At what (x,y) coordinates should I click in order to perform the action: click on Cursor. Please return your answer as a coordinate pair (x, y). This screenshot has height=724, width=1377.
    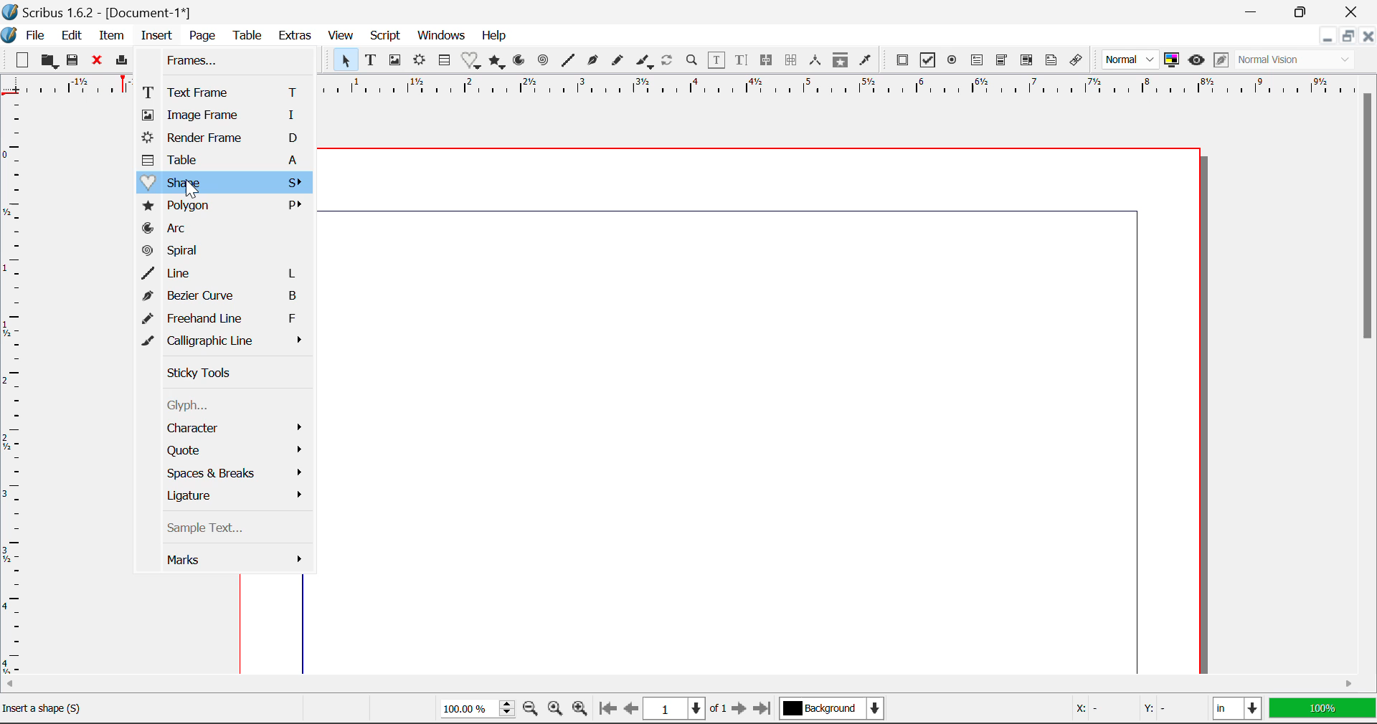
    Looking at the image, I should click on (190, 188).